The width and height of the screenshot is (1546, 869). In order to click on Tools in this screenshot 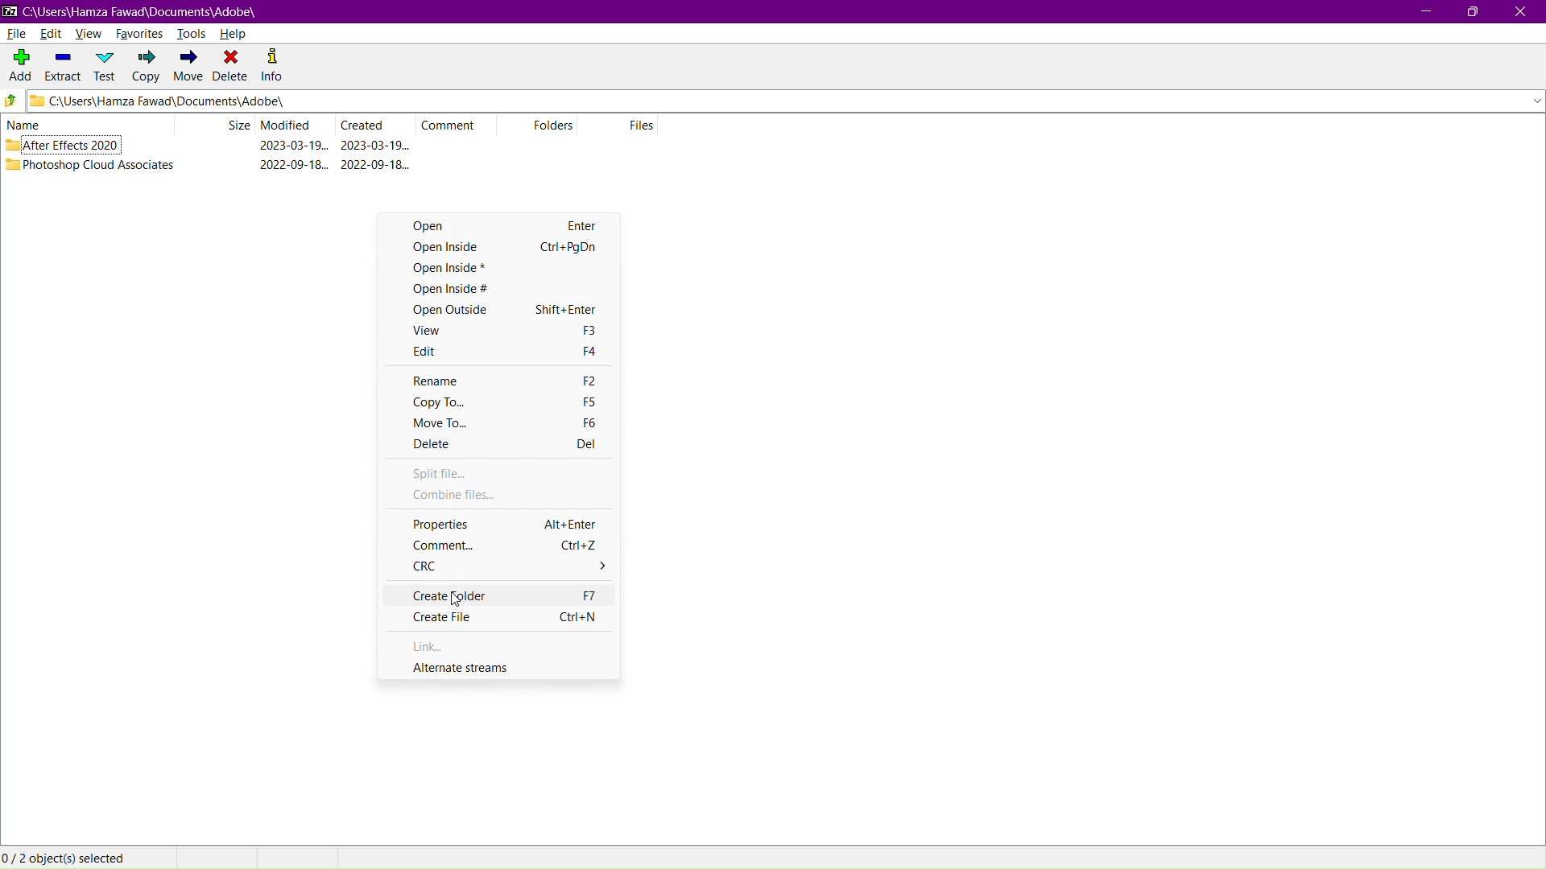, I will do `click(194, 35)`.